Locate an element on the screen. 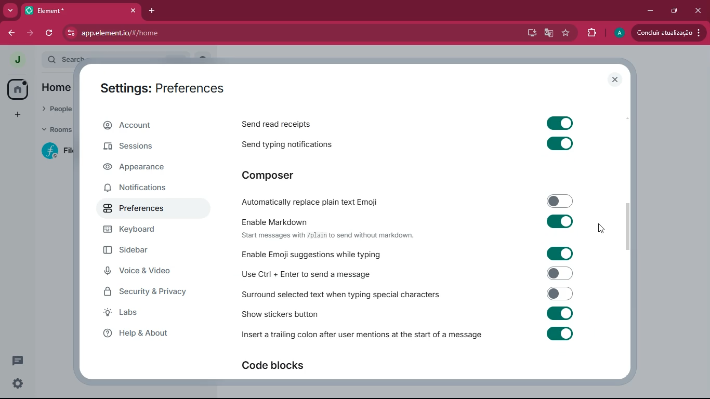  labs is located at coordinates (147, 313).